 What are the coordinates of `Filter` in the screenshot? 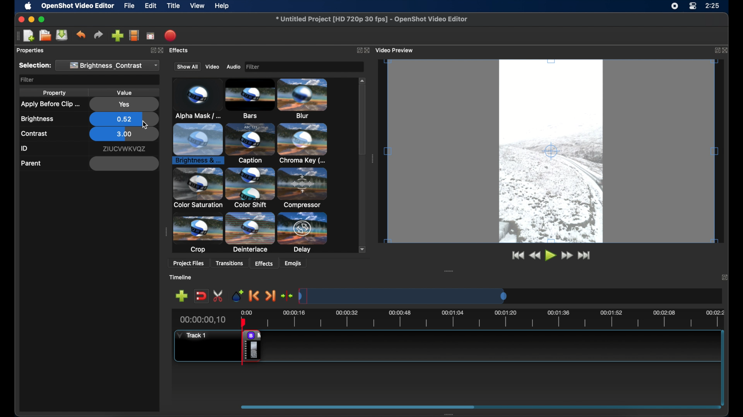 It's located at (302, 66).